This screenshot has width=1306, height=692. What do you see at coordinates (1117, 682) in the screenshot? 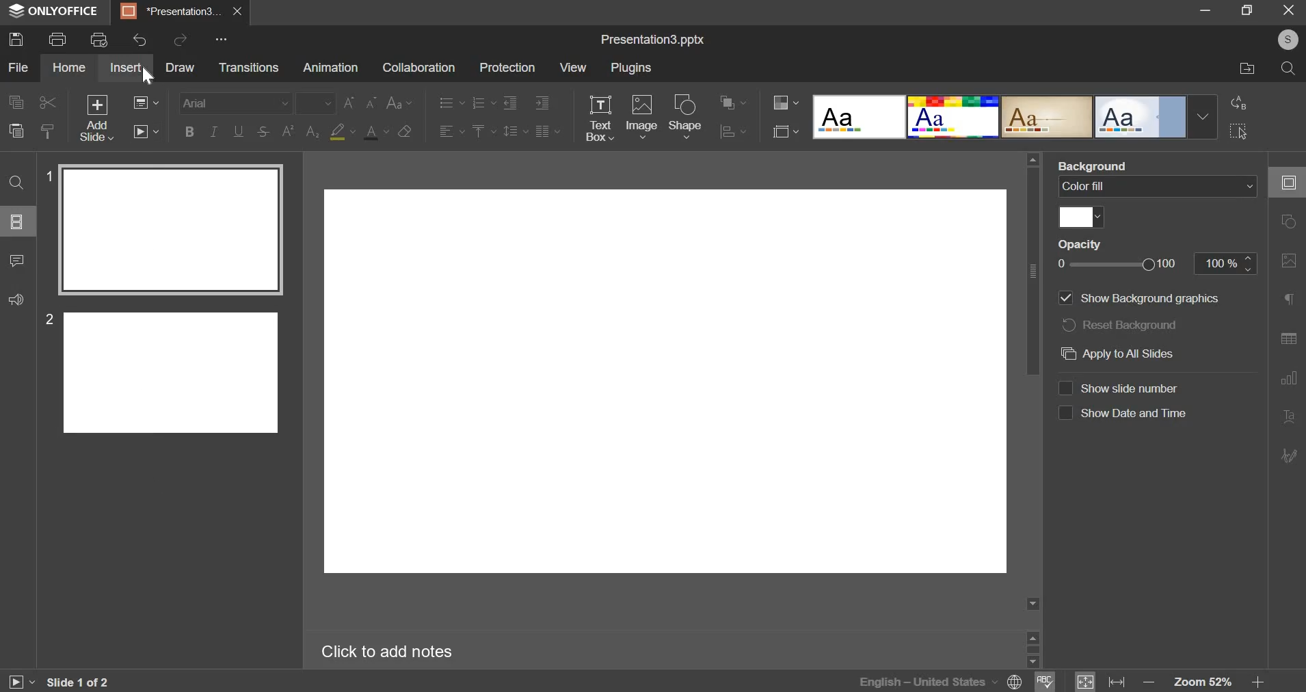
I see `fit to width` at bounding box center [1117, 682].